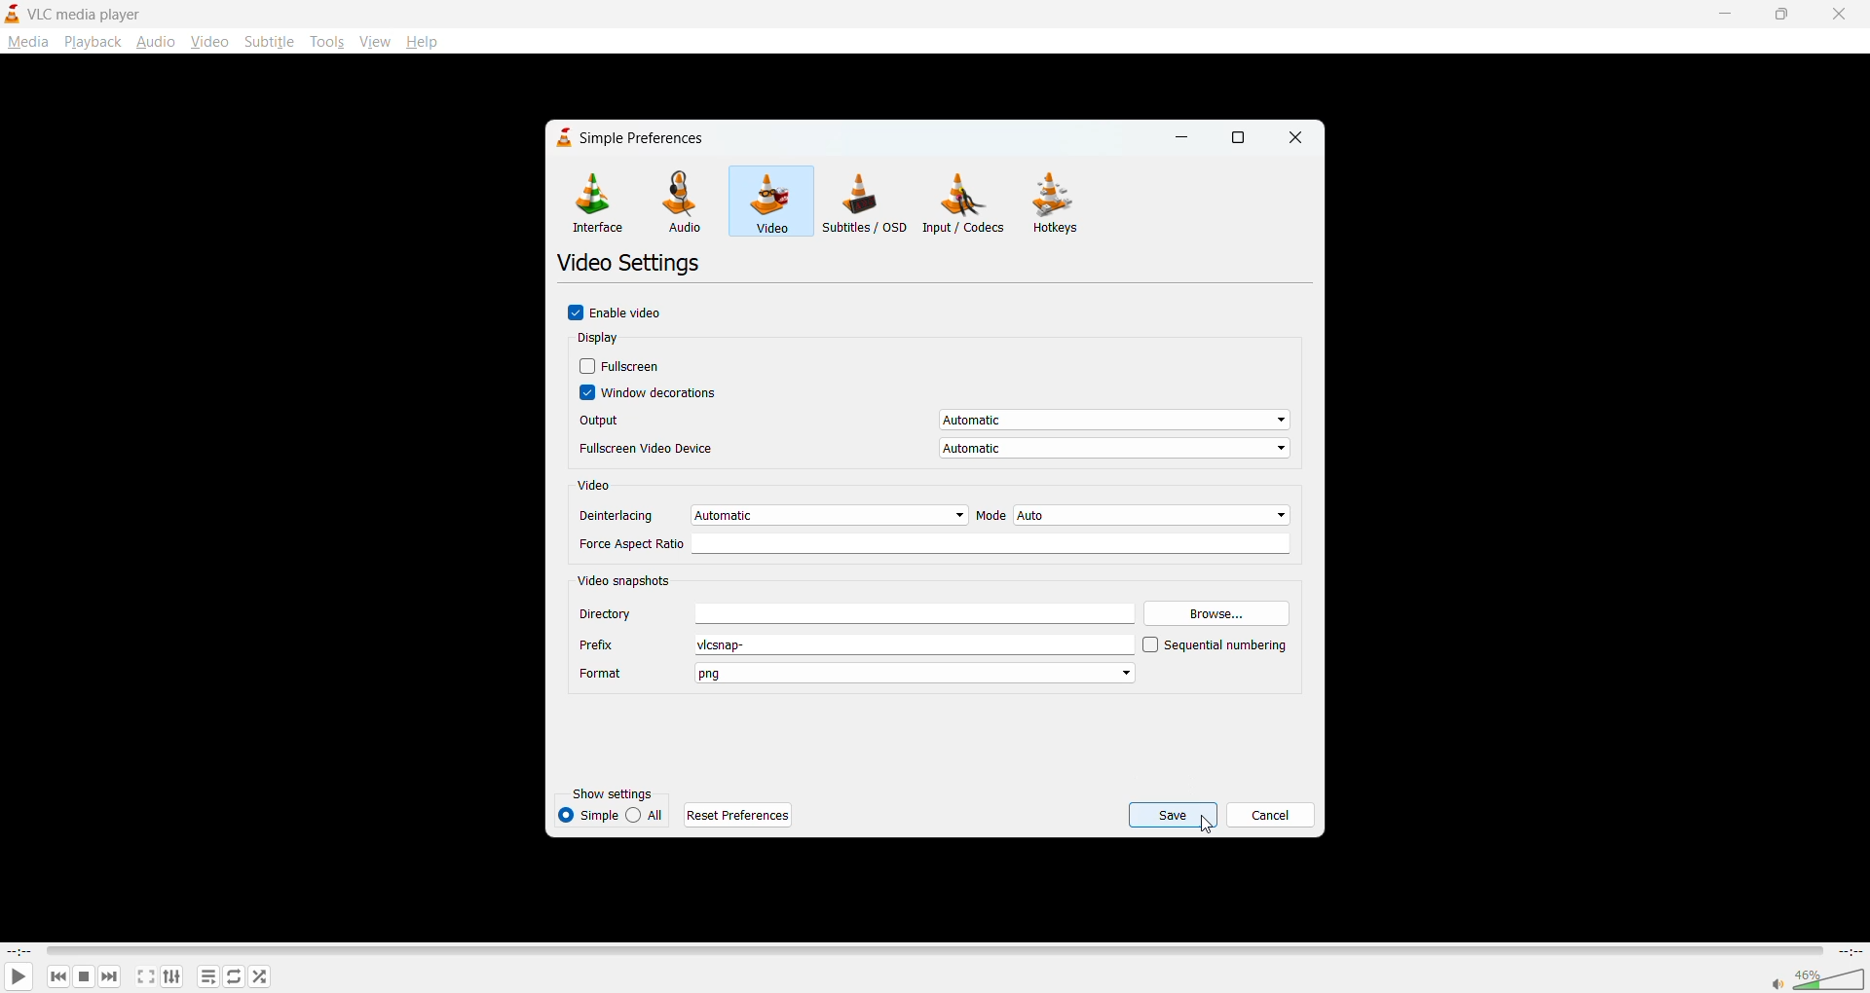 The height and width of the screenshot is (993, 1870). What do you see at coordinates (1215, 646) in the screenshot?
I see `sequential numbering` at bounding box center [1215, 646].